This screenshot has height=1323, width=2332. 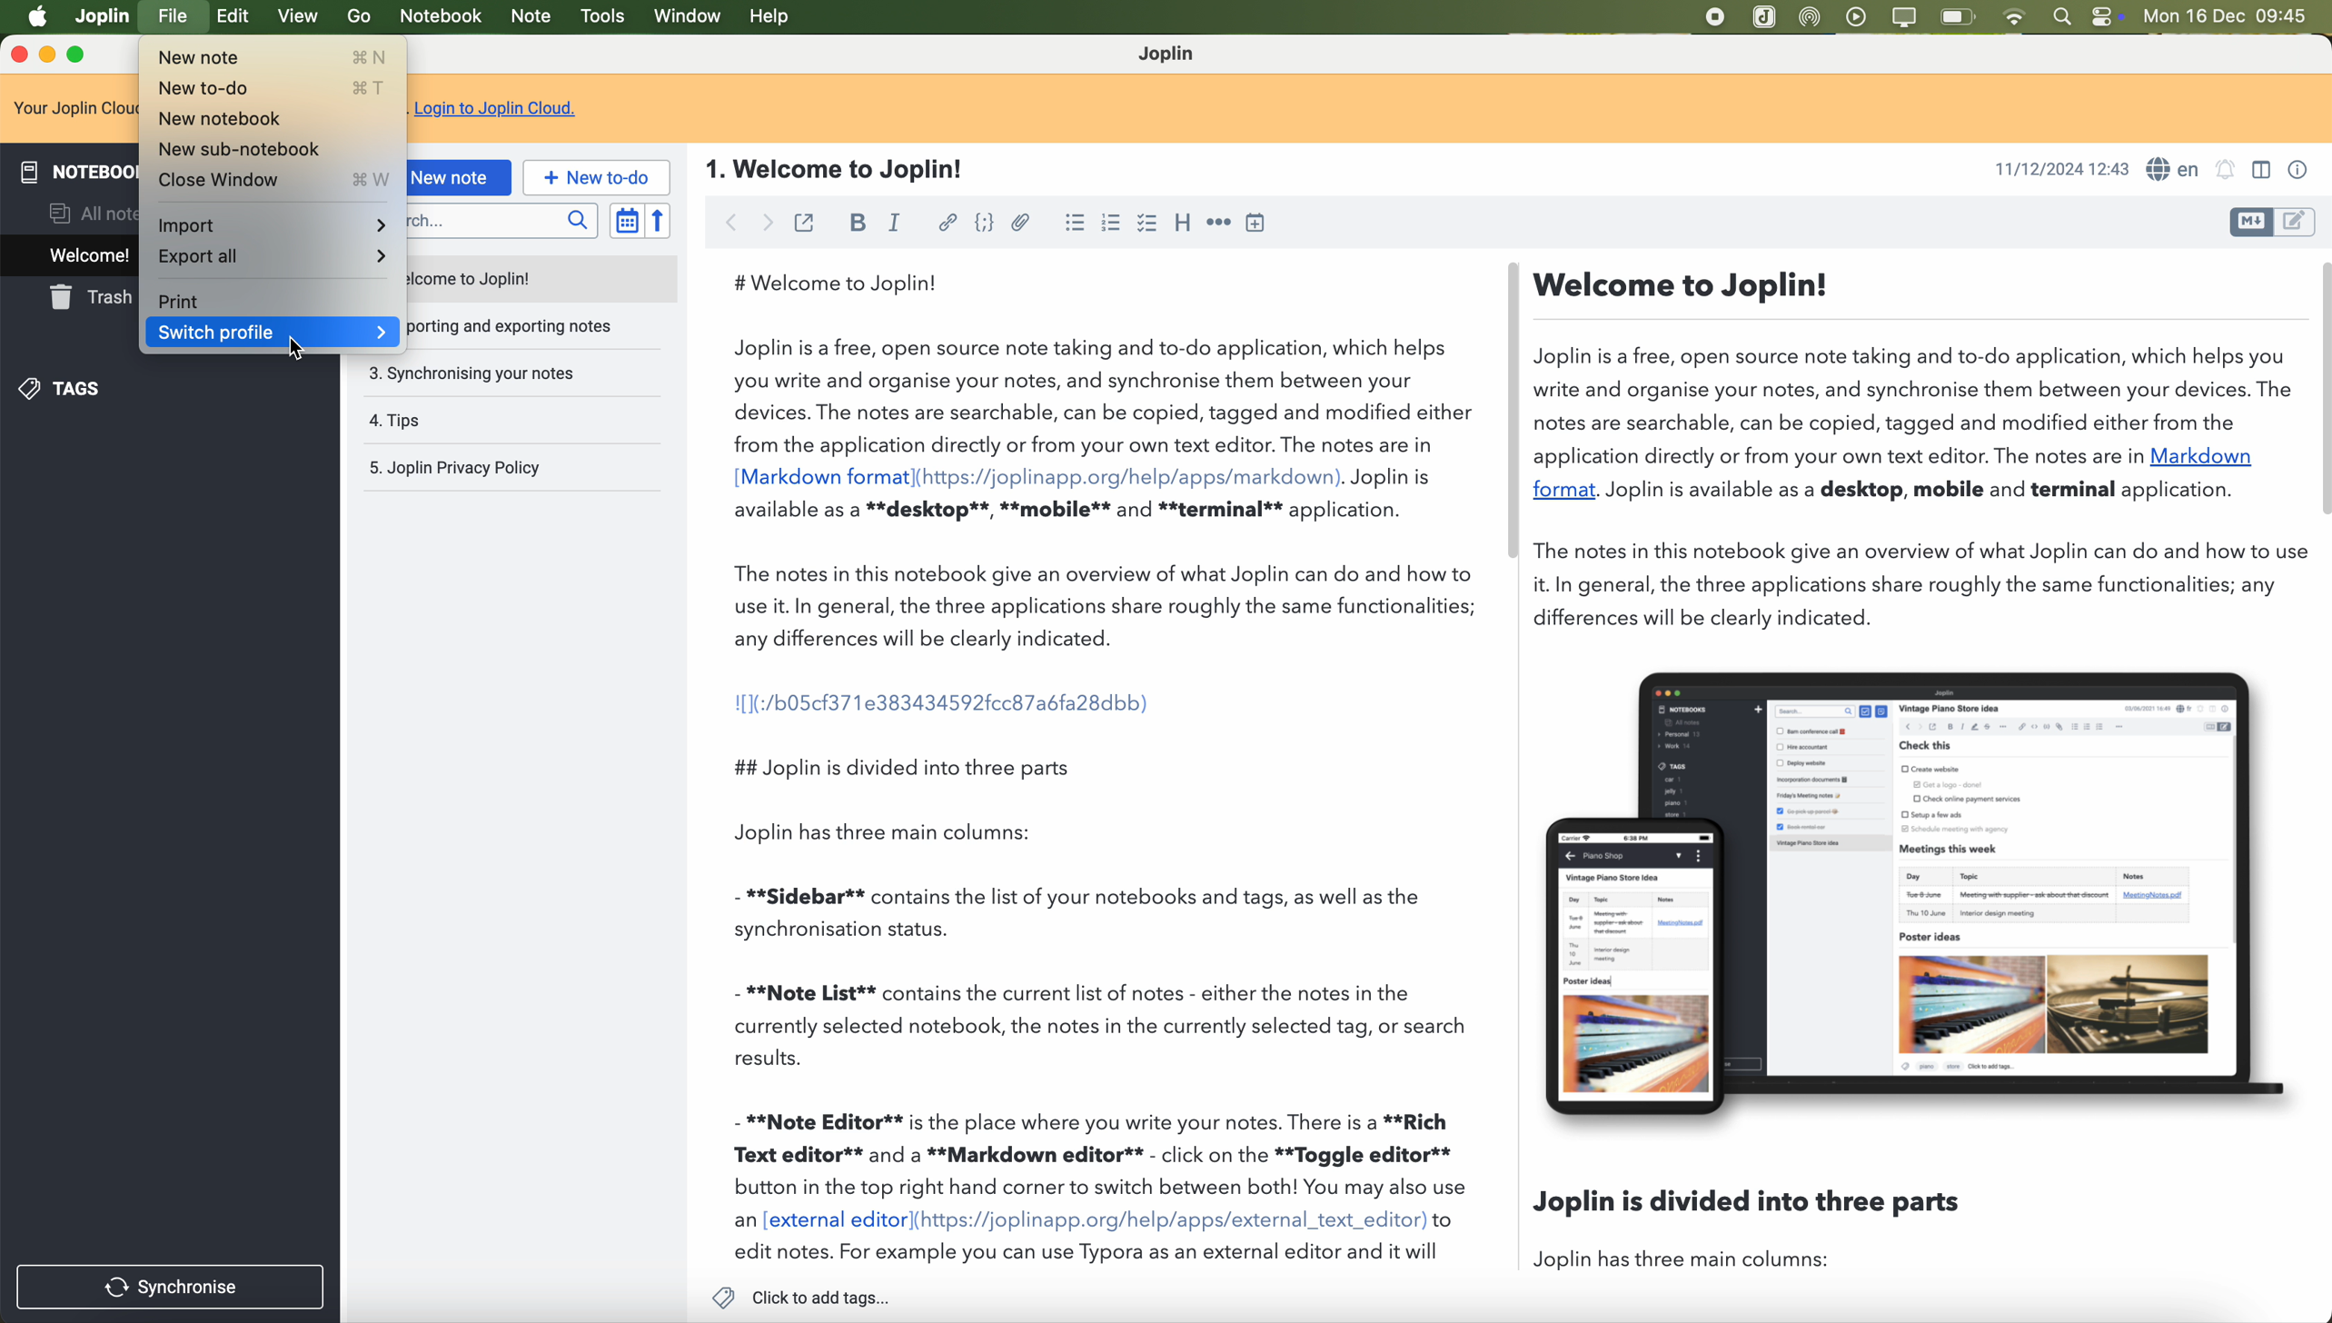 I want to click on stop recording, so click(x=1712, y=18).